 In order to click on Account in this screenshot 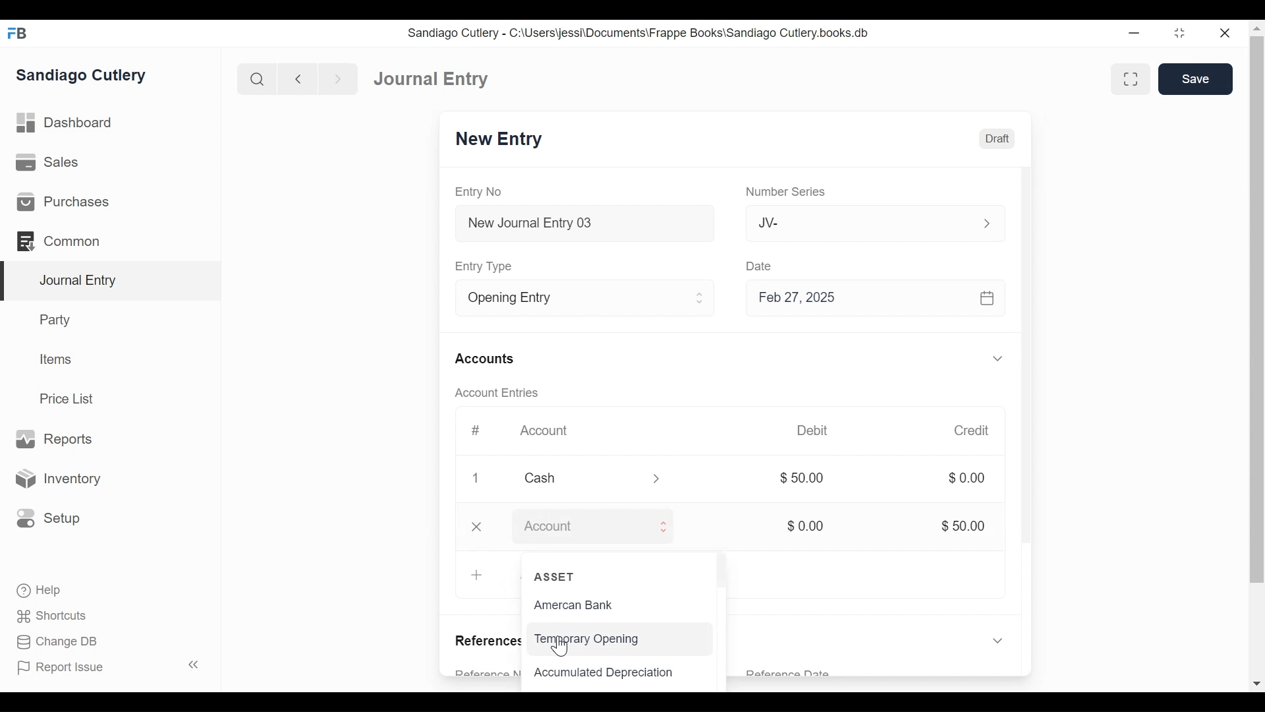, I will do `click(582, 528)`.